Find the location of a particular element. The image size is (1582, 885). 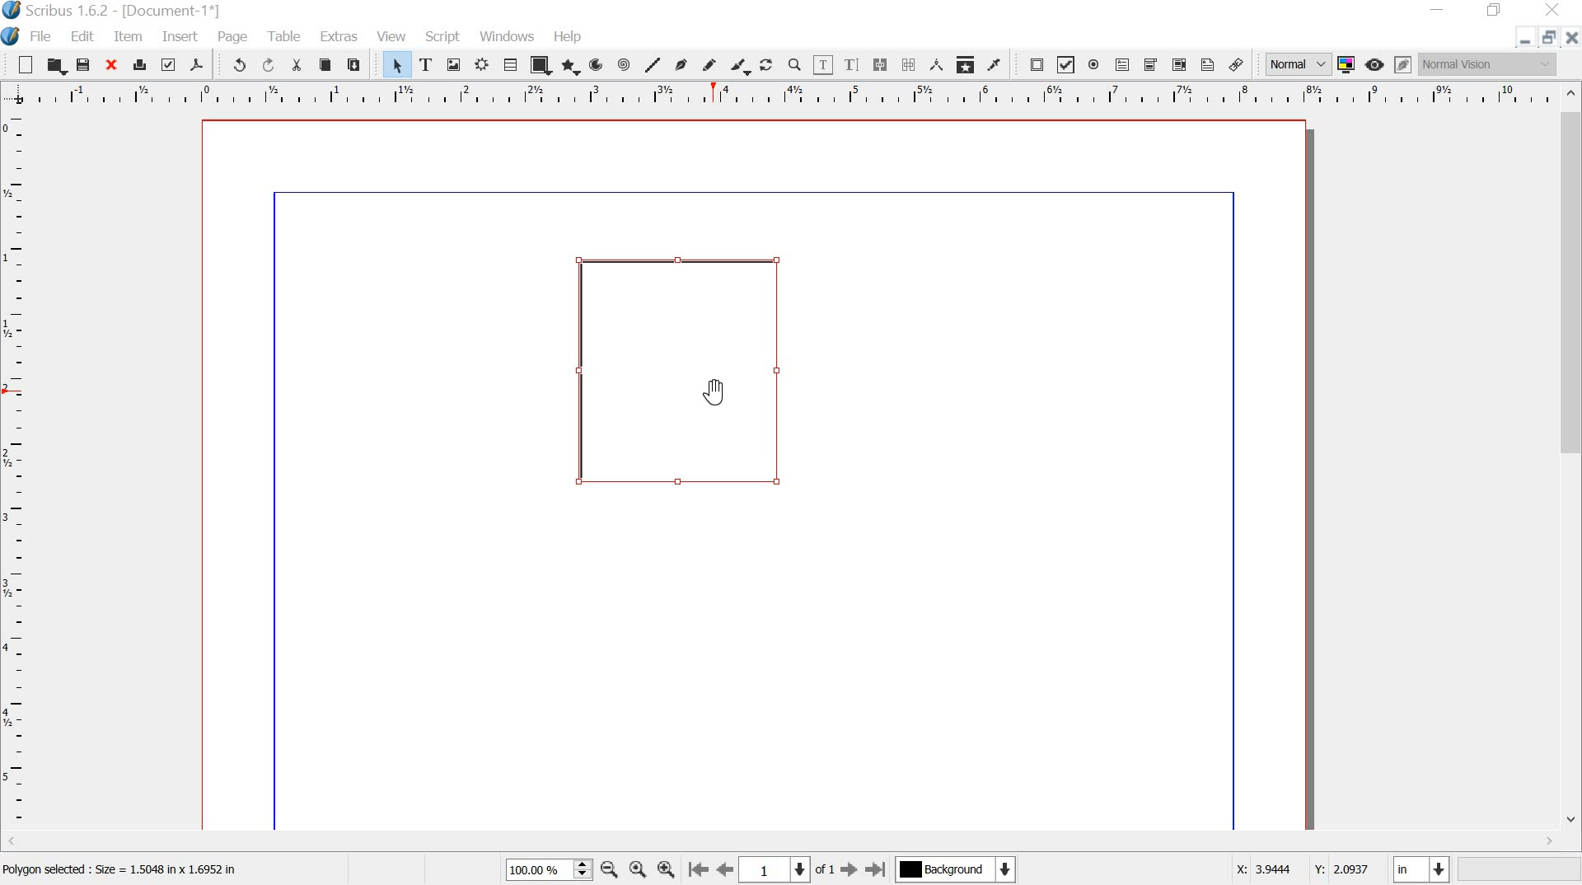

table is located at coordinates (286, 37).